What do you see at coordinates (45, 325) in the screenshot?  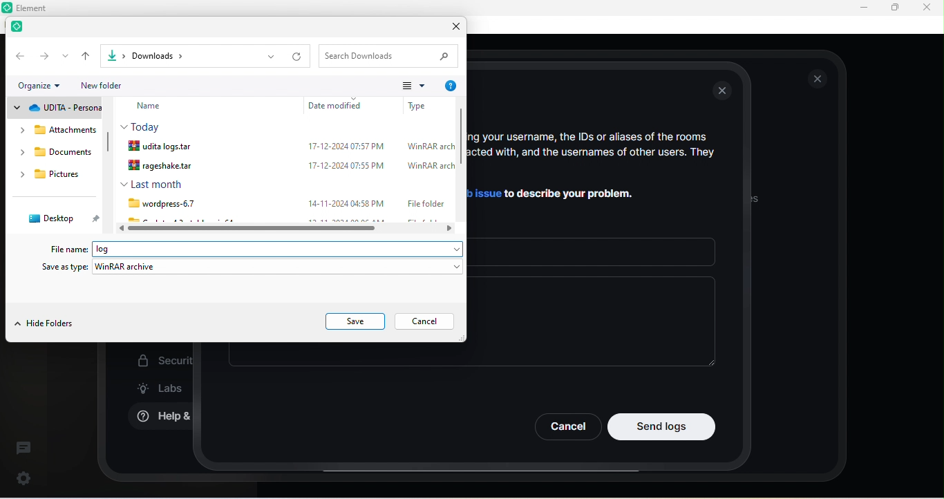 I see `hide folders` at bounding box center [45, 325].